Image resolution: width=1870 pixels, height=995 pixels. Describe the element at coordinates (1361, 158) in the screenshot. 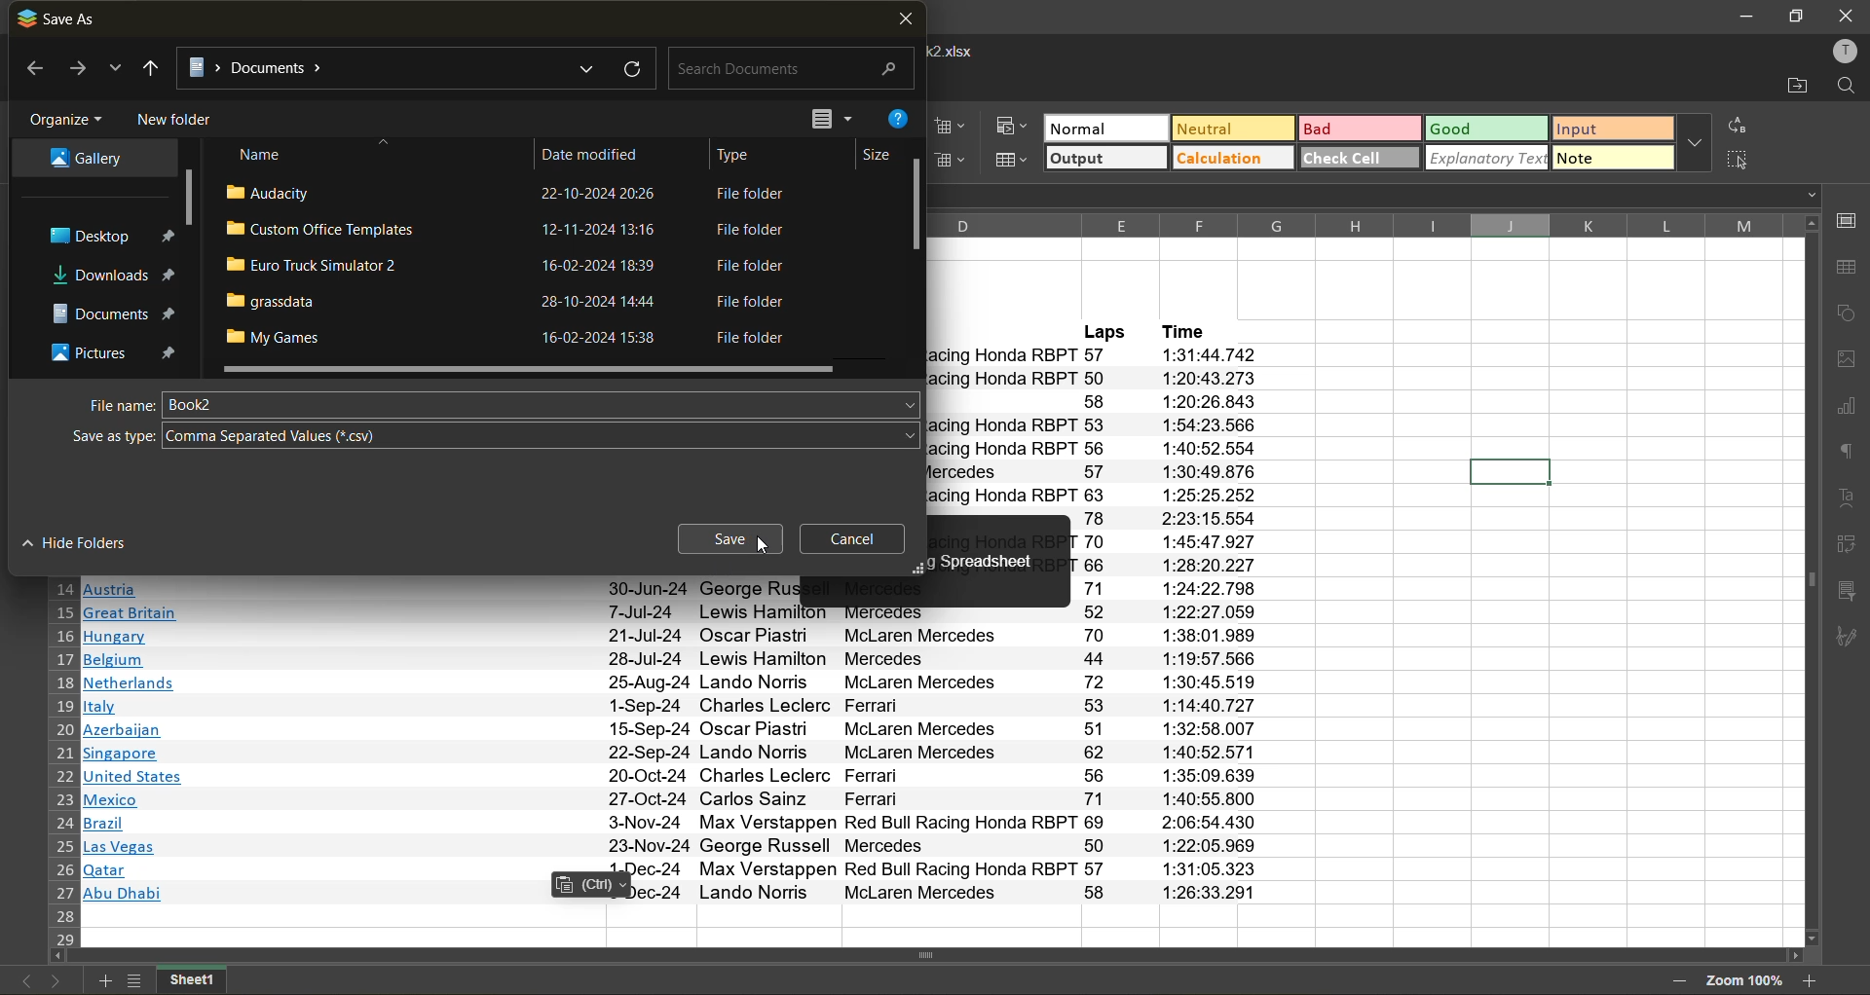

I see `check cell` at that location.